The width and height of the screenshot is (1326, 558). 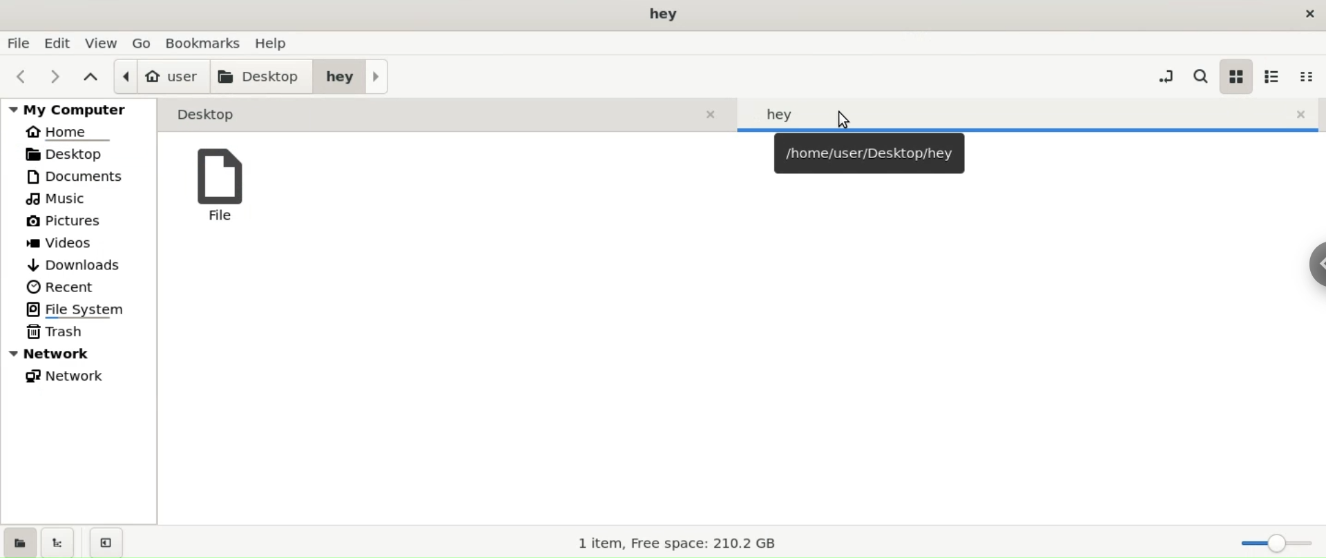 I want to click on documents, so click(x=84, y=177).